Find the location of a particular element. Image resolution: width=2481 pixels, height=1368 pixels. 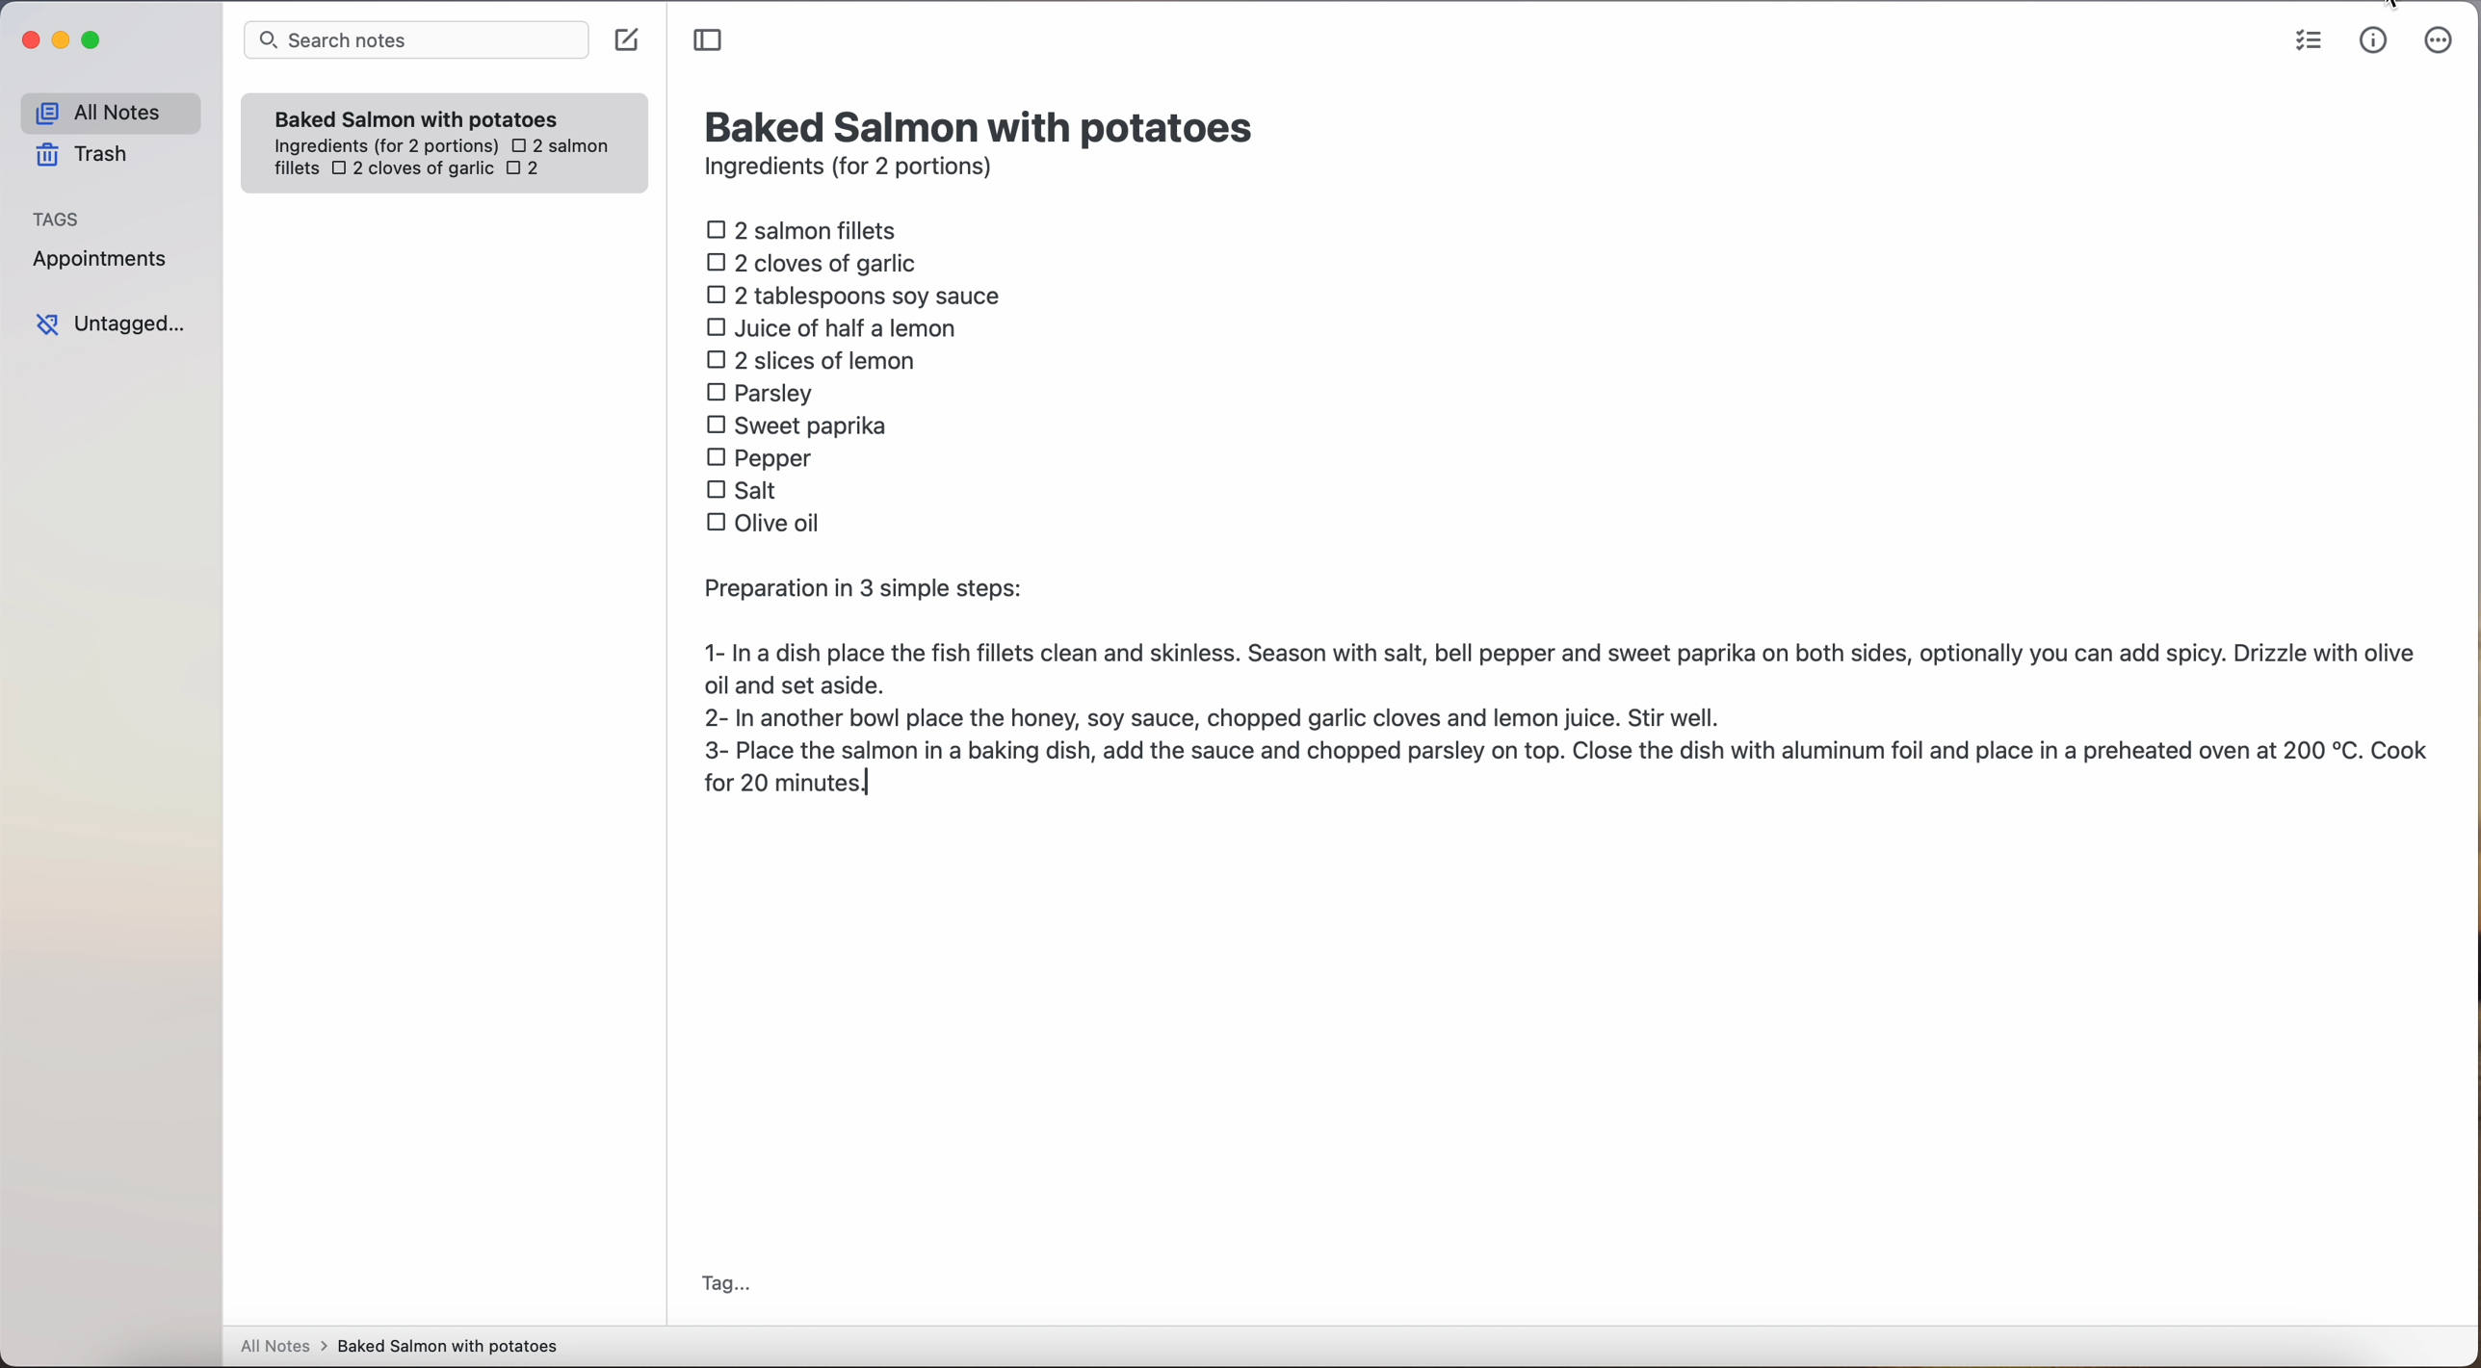

Baked Salmon with potatoes is located at coordinates (417, 115).